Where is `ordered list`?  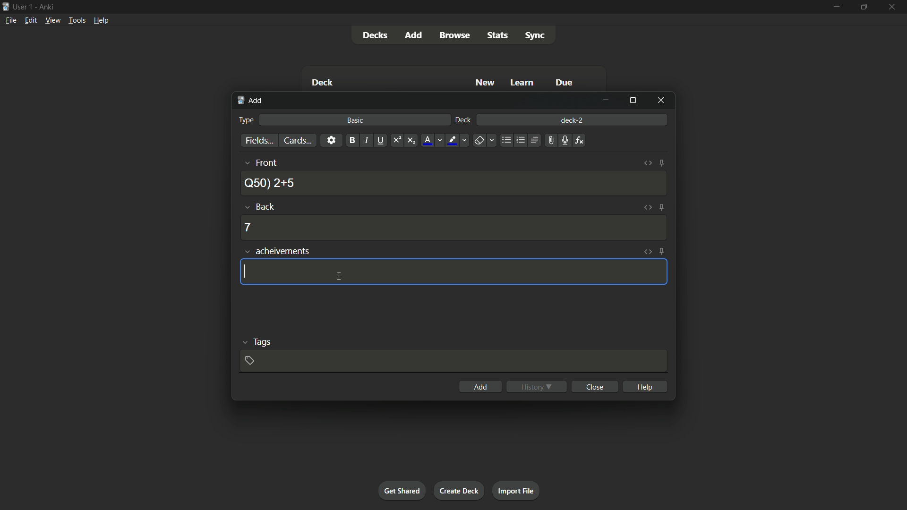
ordered list is located at coordinates (521, 141).